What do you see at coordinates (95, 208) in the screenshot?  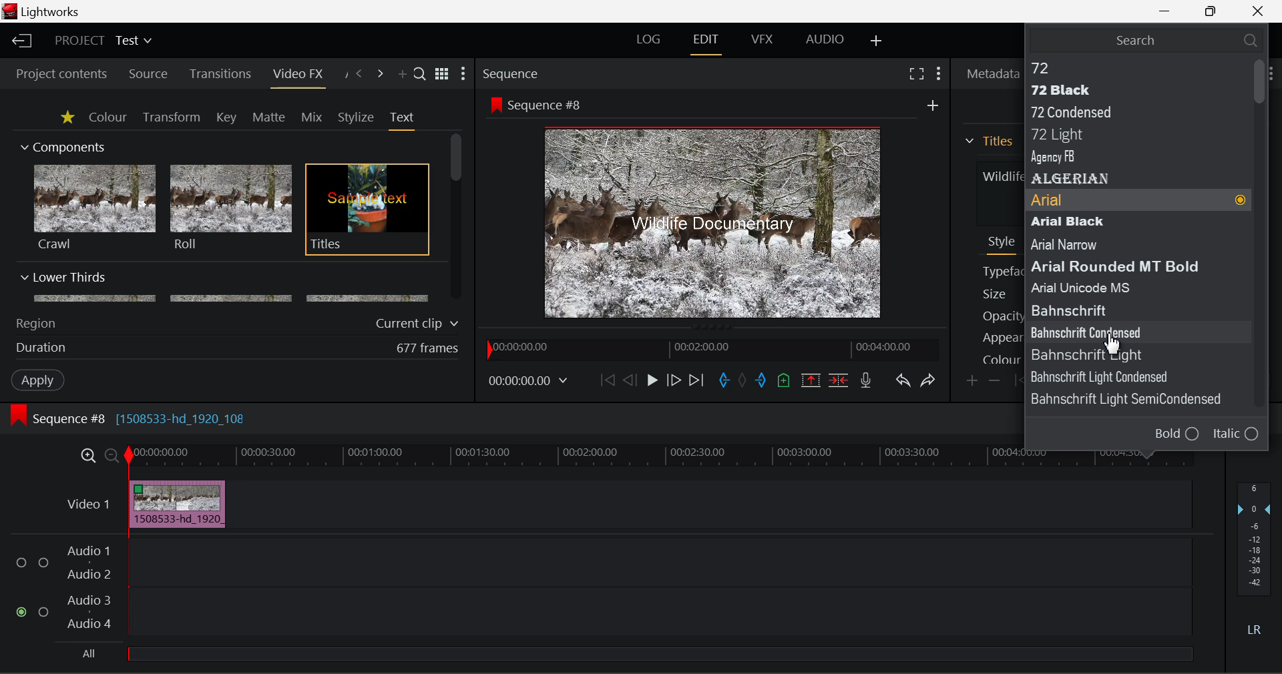 I see `Crawl` at bounding box center [95, 208].